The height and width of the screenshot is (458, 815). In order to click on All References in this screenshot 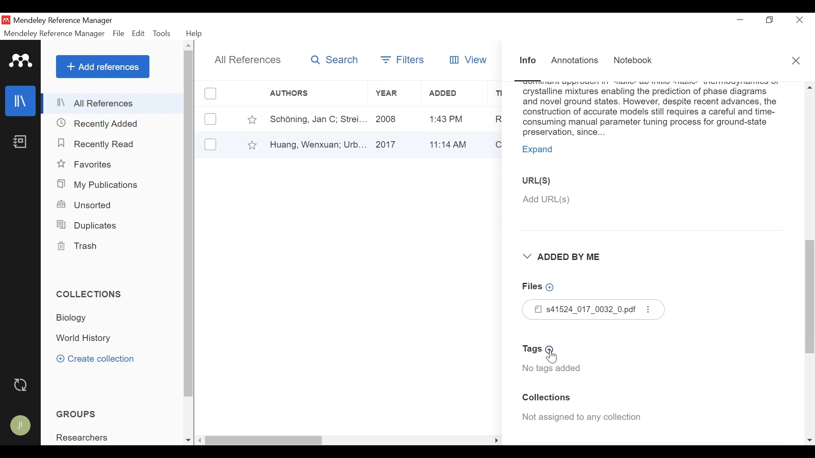, I will do `click(247, 61)`.